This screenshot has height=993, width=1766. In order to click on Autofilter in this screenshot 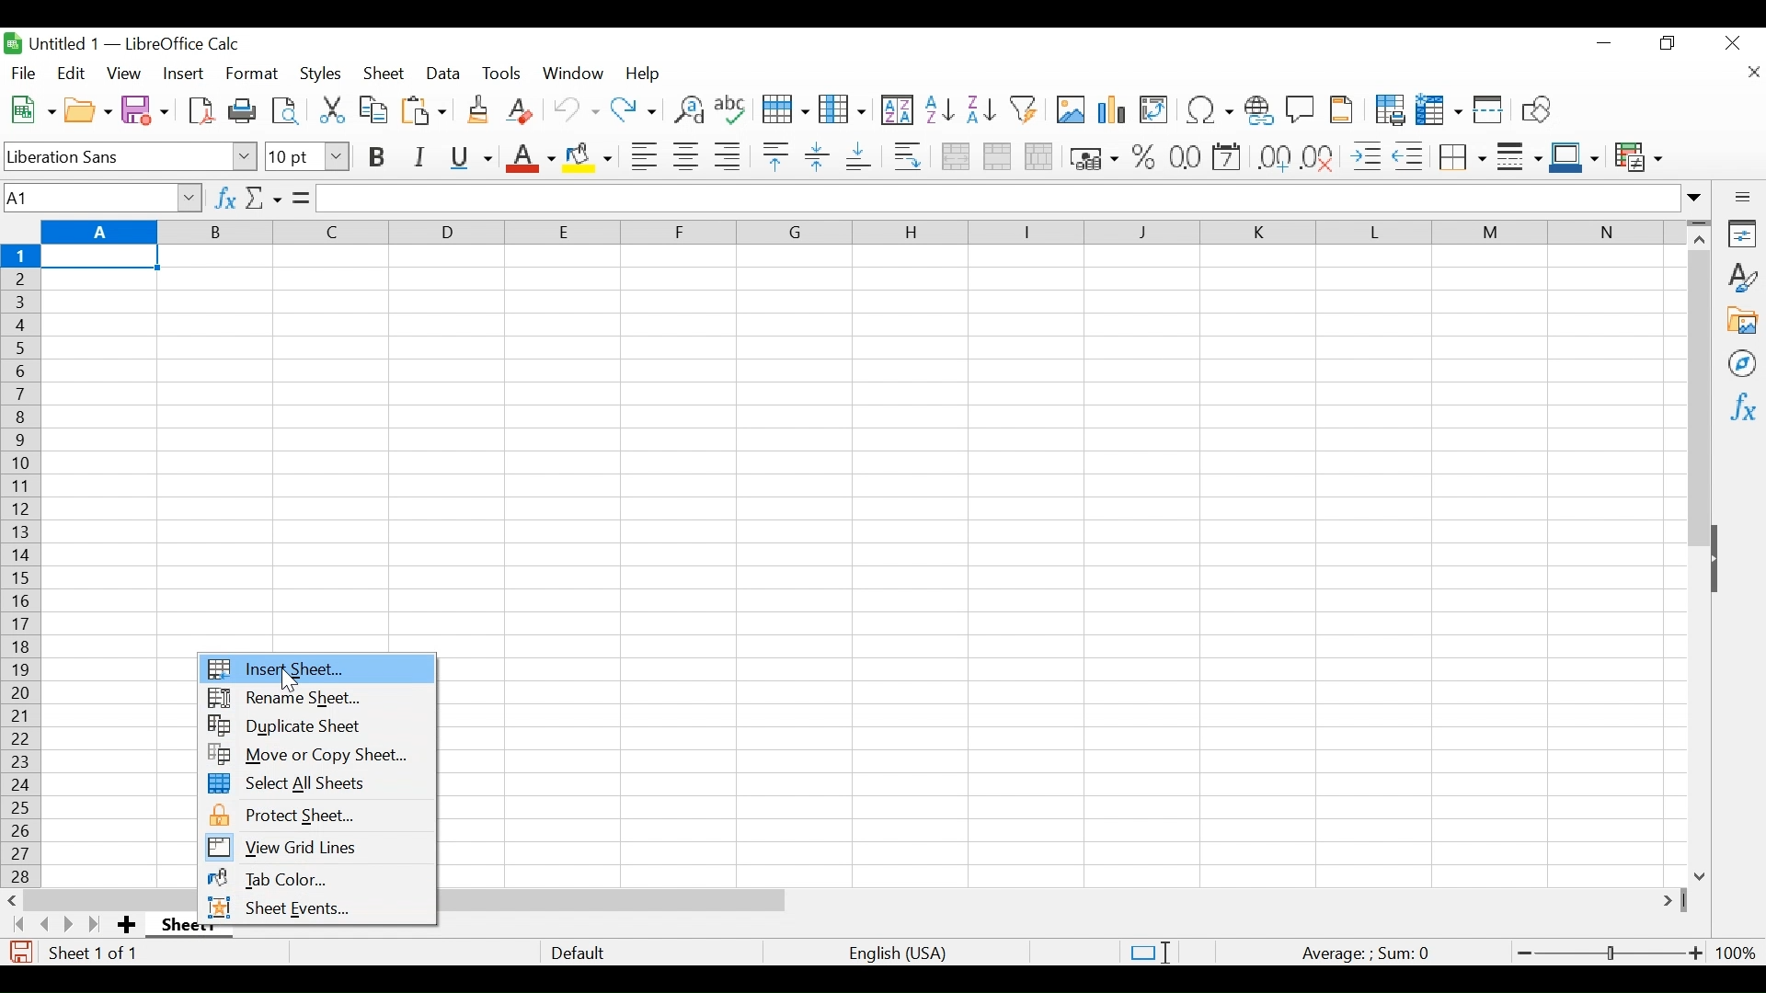, I will do `click(1024, 110)`.